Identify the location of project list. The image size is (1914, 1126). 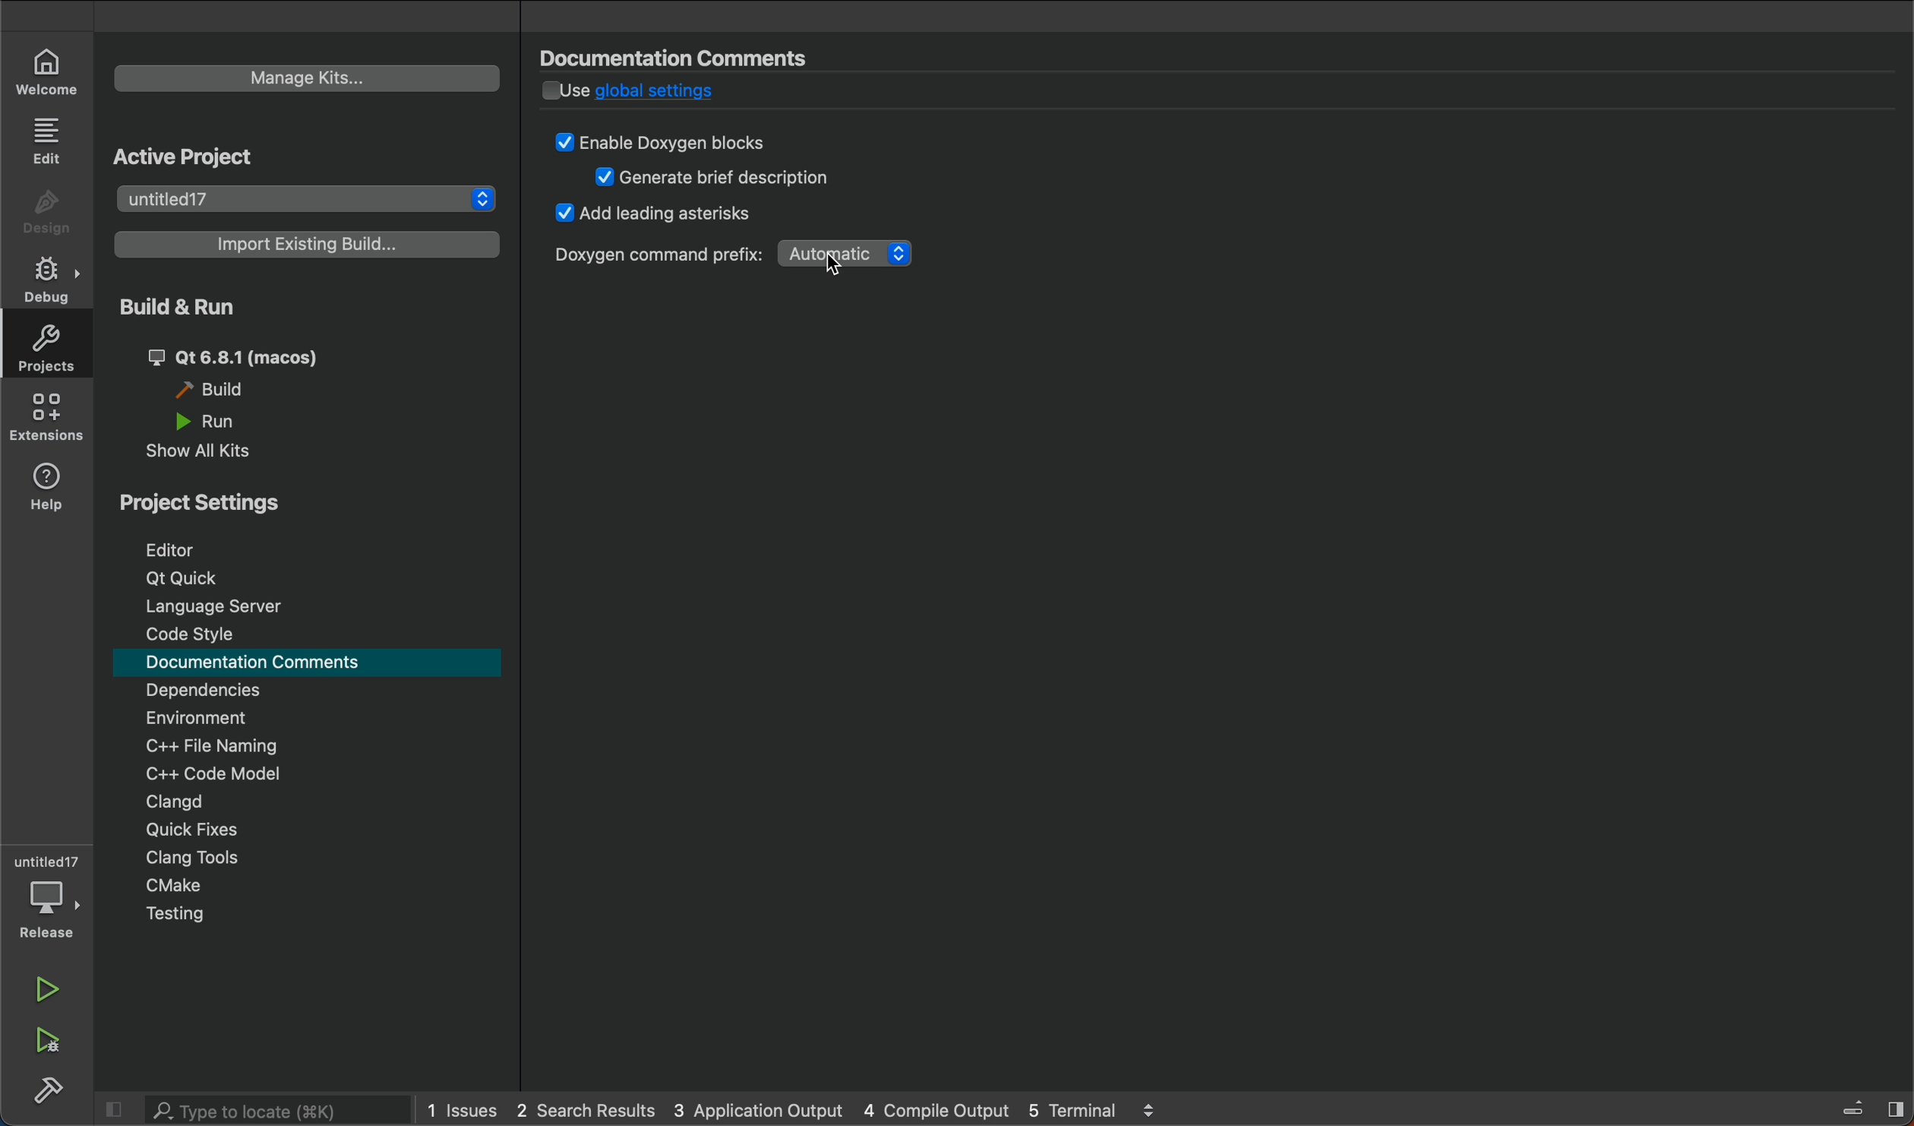
(305, 196).